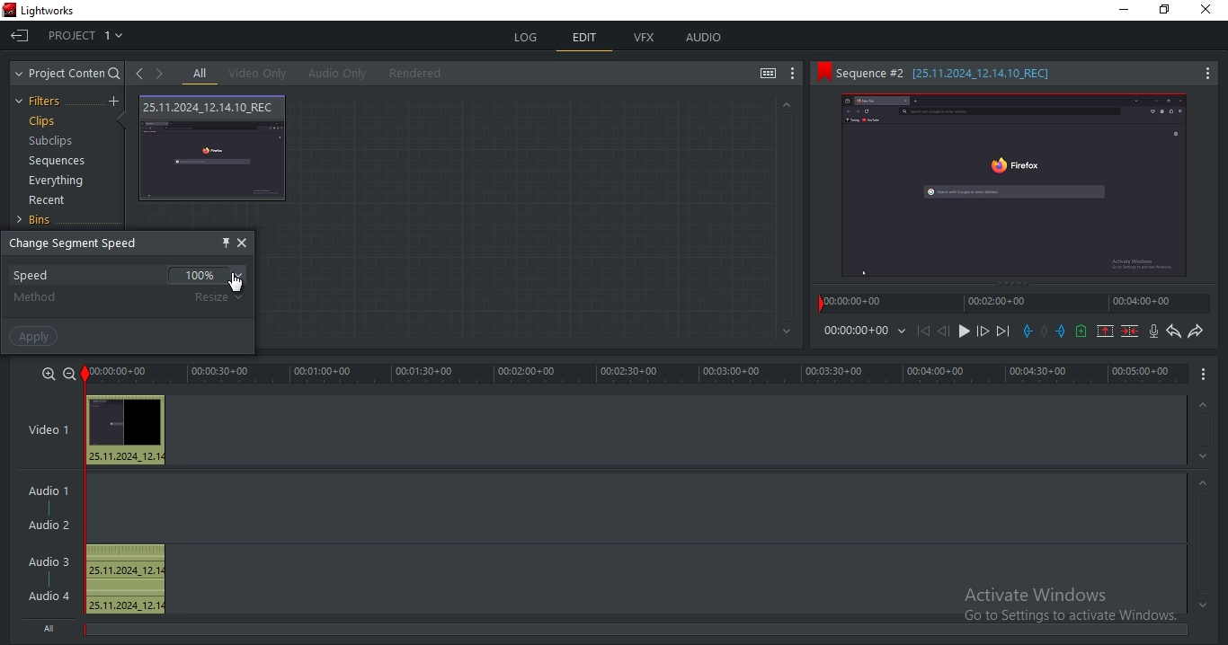 Image resolution: width=1228 pixels, height=645 pixels. I want to click on zoom out, so click(67, 373).